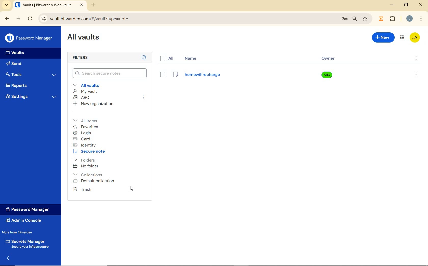 This screenshot has width=428, height=266. What do you see at coordinates (83, 133) in the screenshot?
I see `login` at bounding box center [83, 133].